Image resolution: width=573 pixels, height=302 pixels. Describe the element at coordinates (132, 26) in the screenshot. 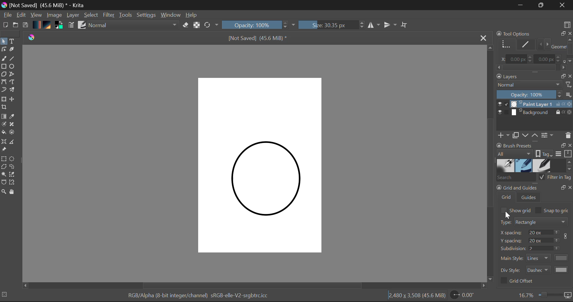

I see `Blending Modes` at that location.